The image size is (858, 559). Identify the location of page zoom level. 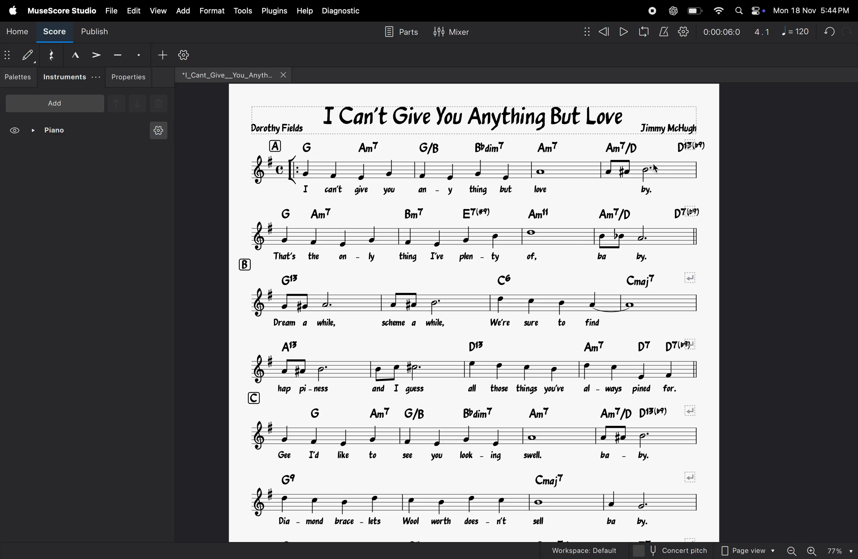
(840, 550).